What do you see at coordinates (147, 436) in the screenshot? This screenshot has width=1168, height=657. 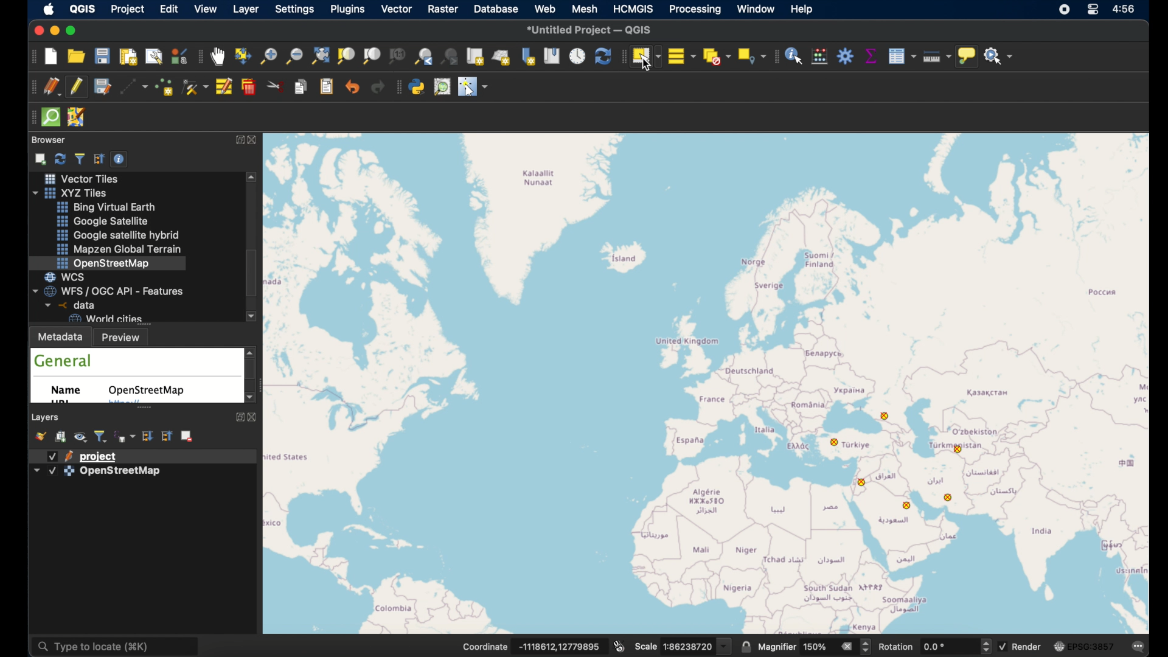 I see `expand all` at bounding box center [147, 436].